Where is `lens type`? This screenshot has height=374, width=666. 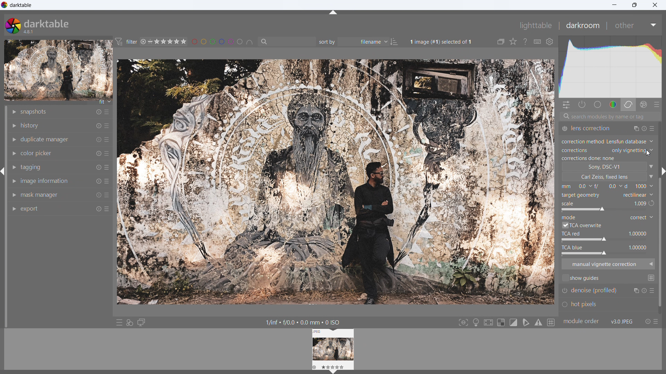 lens type is located at coordinates (608, 177).